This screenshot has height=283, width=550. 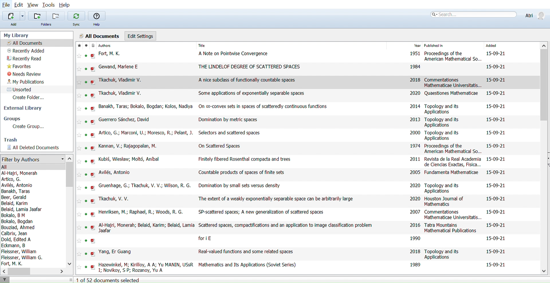 What do you see at coordinates (20, 90) in the screenshot?
I see `Unsorted` at bounding box center [20, 90].